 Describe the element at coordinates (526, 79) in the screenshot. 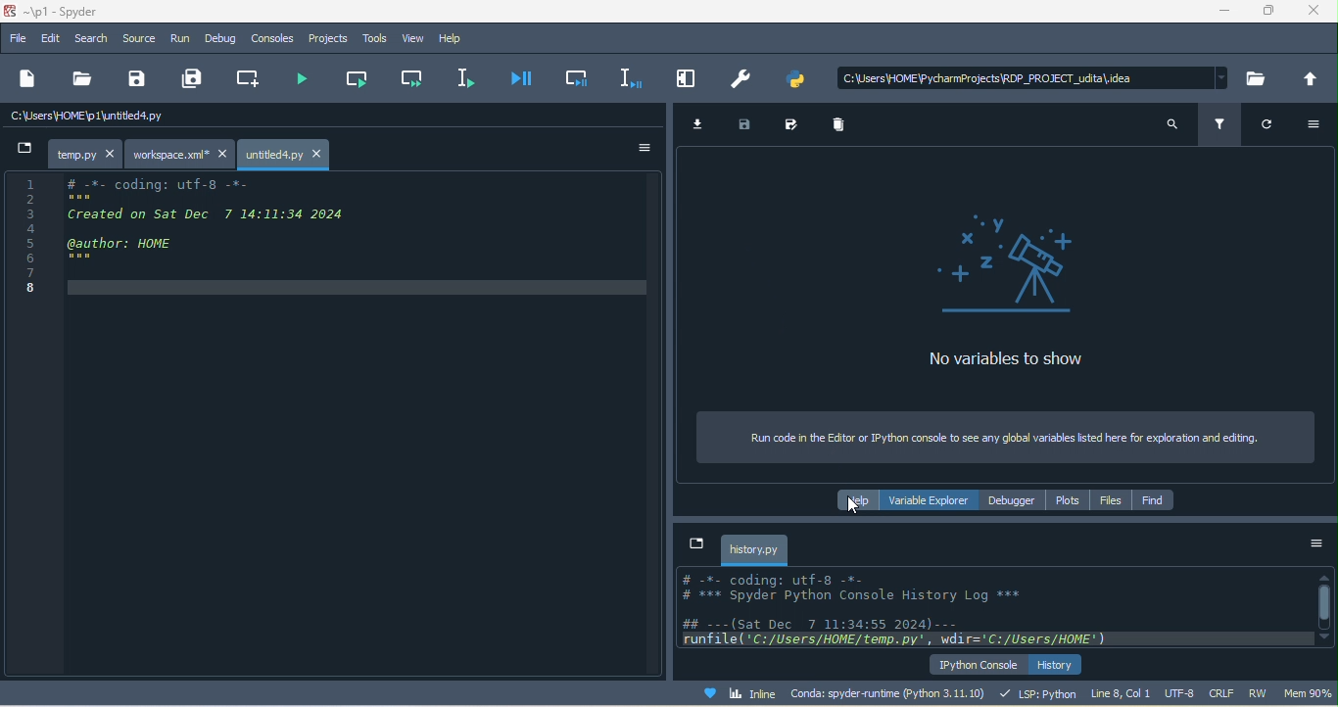

I see `debug file` at that location.